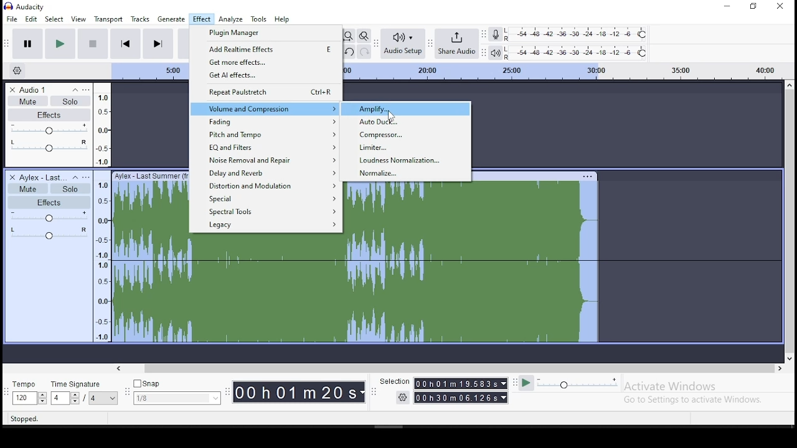 The width and height of the screenshot is (797, 448). I want to click on stop, so click(93, 43).